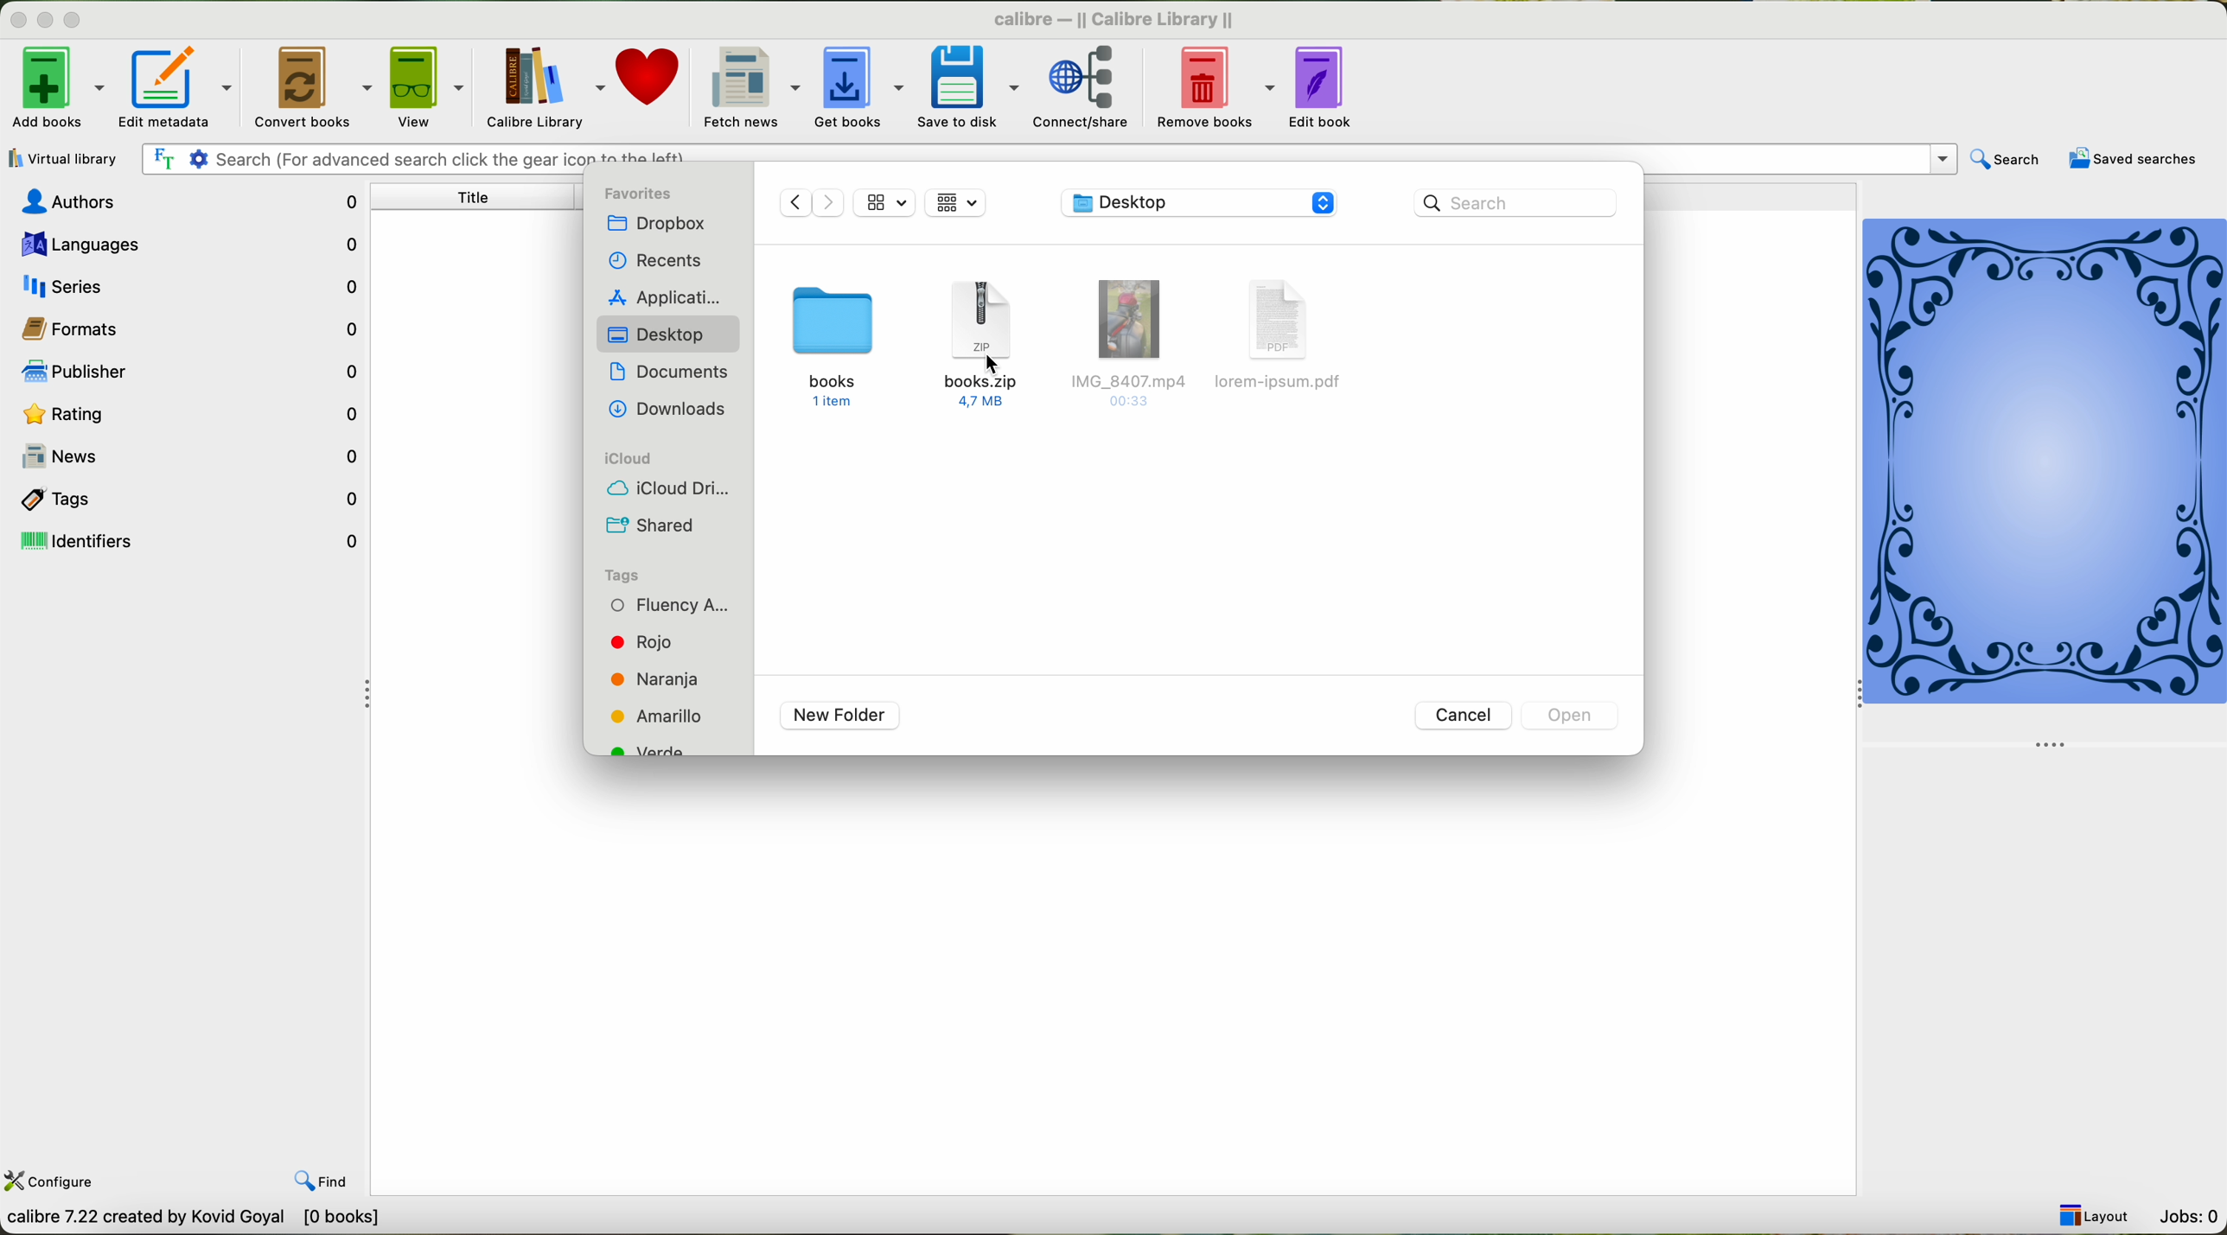 Image resolution: width=2227 pixels, height=1235 pixels. What do you see at coordinates (650, 525) in the screenshot?
I see `shared` at bounding box center [650, 525].